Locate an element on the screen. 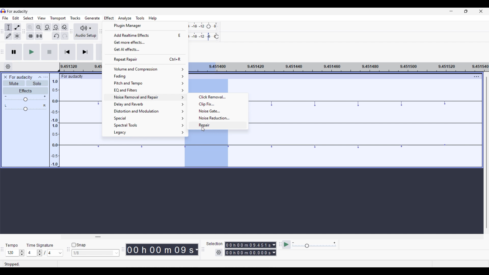  Stop is located at coordinates (50, 52).